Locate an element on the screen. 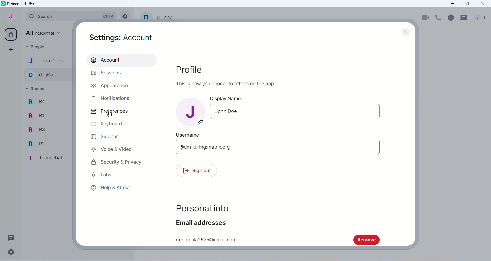 This screenshot has height=261, width=491. Expand is located at coordinates (22, 16).